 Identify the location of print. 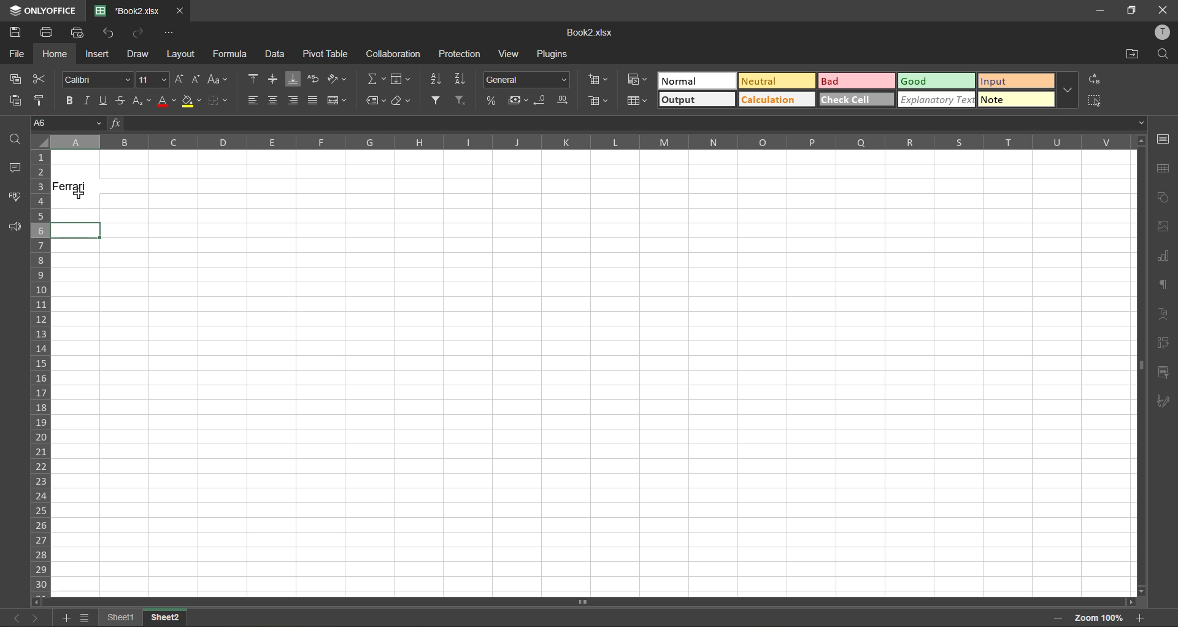
(48, 31).